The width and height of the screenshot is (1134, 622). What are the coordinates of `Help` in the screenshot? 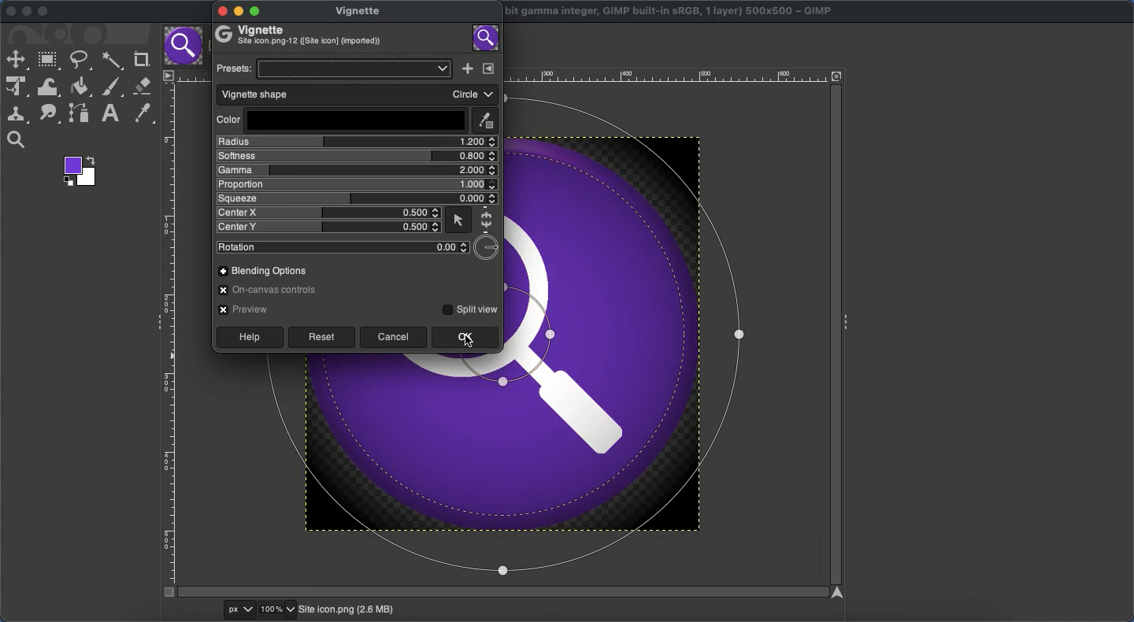 It's located at (251, 338).